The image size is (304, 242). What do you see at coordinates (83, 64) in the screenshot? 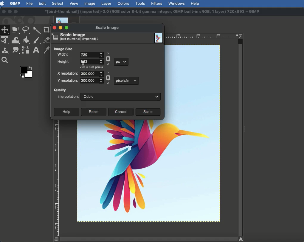
I see `cursor` at bounding box center [83, 64].